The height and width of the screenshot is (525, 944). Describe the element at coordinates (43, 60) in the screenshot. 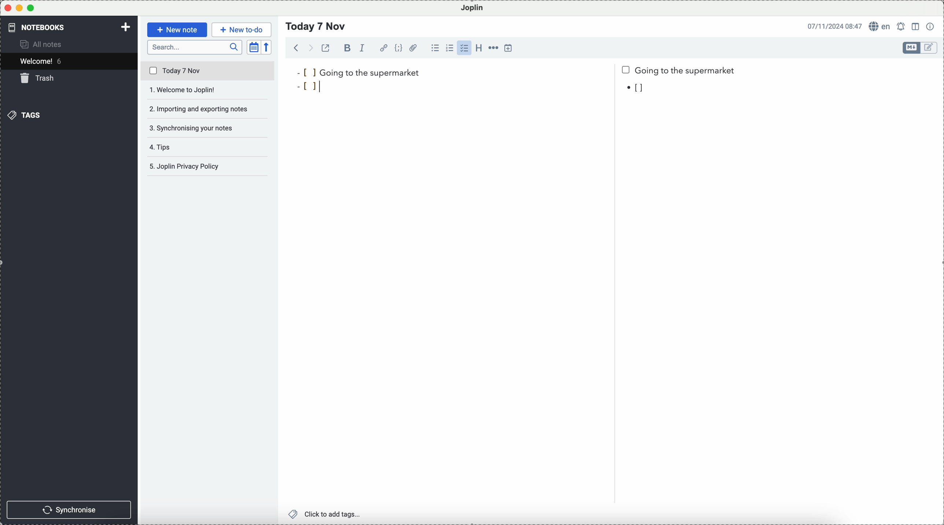

I see `welcome! 6` at that location.